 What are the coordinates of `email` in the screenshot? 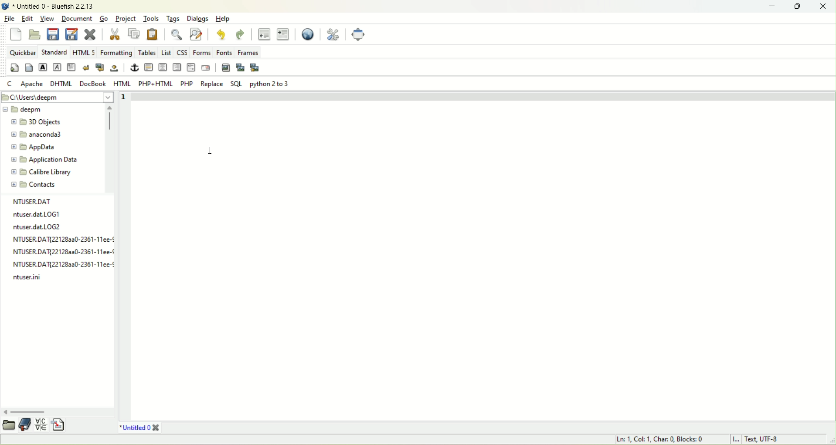 It's located at (205, 68).